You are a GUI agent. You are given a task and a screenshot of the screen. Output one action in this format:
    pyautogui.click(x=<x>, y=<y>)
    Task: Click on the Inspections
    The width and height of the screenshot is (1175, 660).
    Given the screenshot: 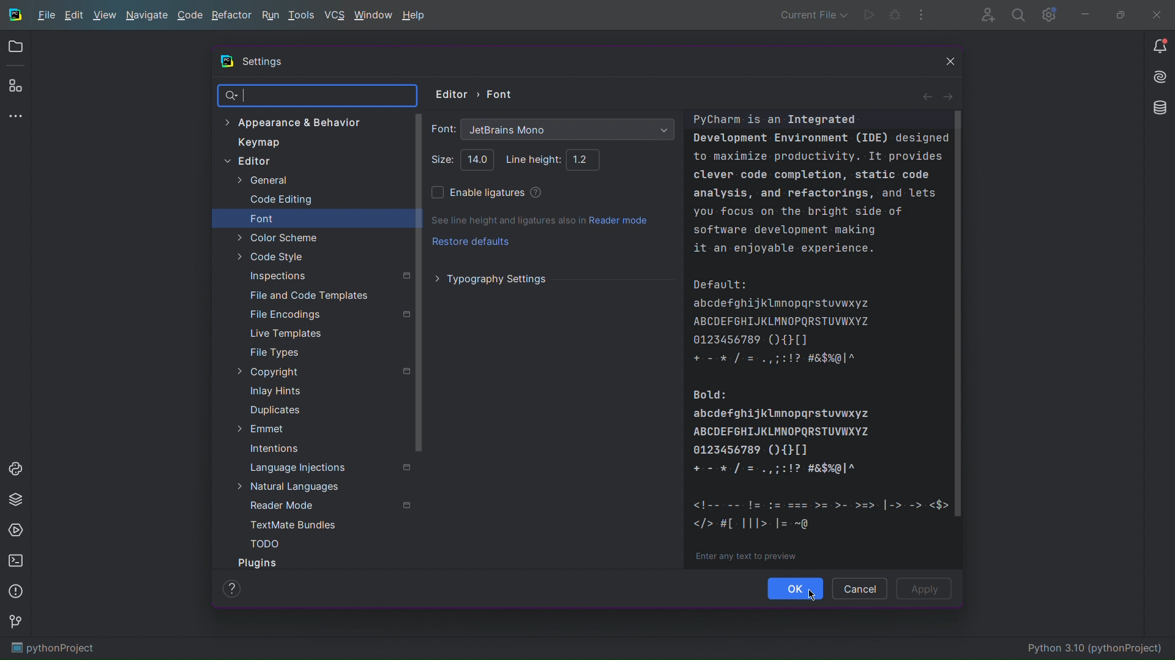 What is the action you would take?
    pyautogui.click(x=328, y=274)
    